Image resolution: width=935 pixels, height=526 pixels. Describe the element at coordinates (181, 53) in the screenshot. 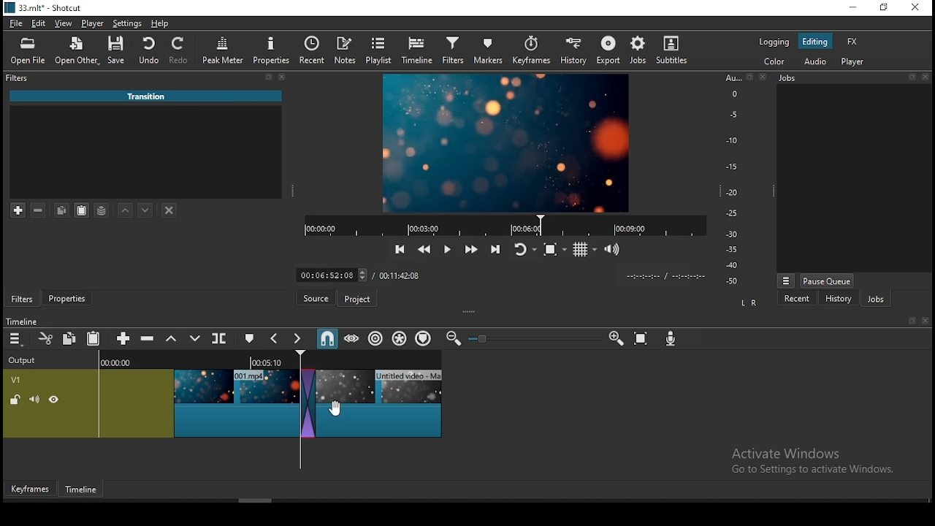

I see `redo` at that location.